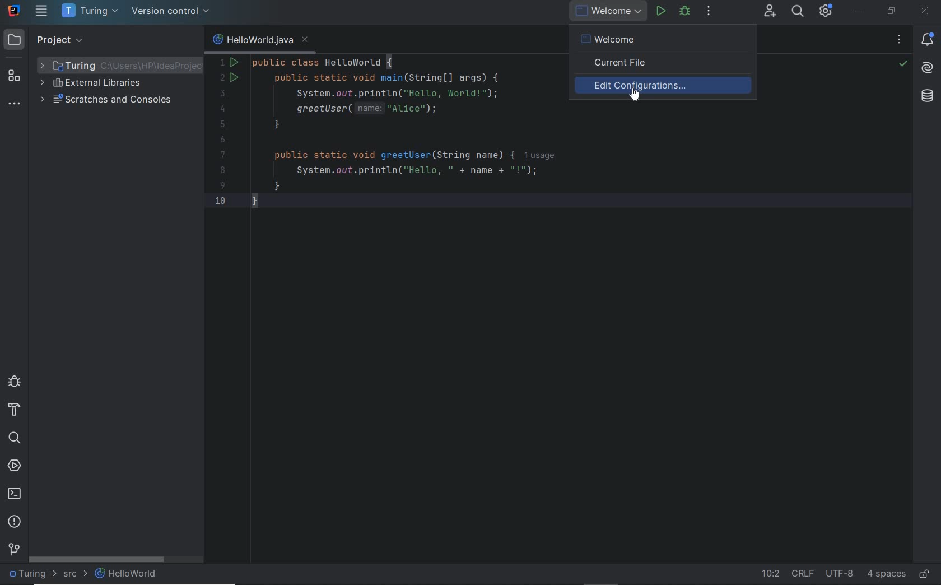 The height and width of the screenshot is (585, 941). I want to click on CLOSE, so click(925, 11).